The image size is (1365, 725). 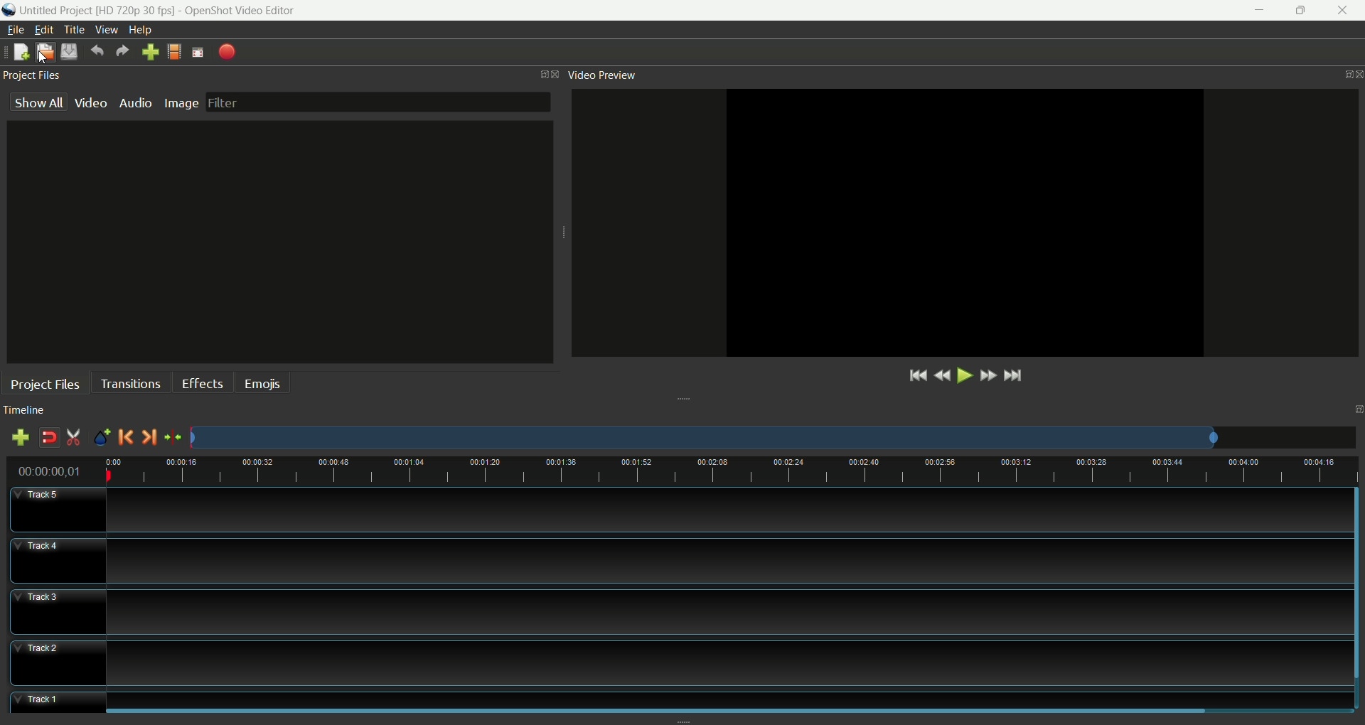 I want to click on rewind, so click(x=943, y=377).